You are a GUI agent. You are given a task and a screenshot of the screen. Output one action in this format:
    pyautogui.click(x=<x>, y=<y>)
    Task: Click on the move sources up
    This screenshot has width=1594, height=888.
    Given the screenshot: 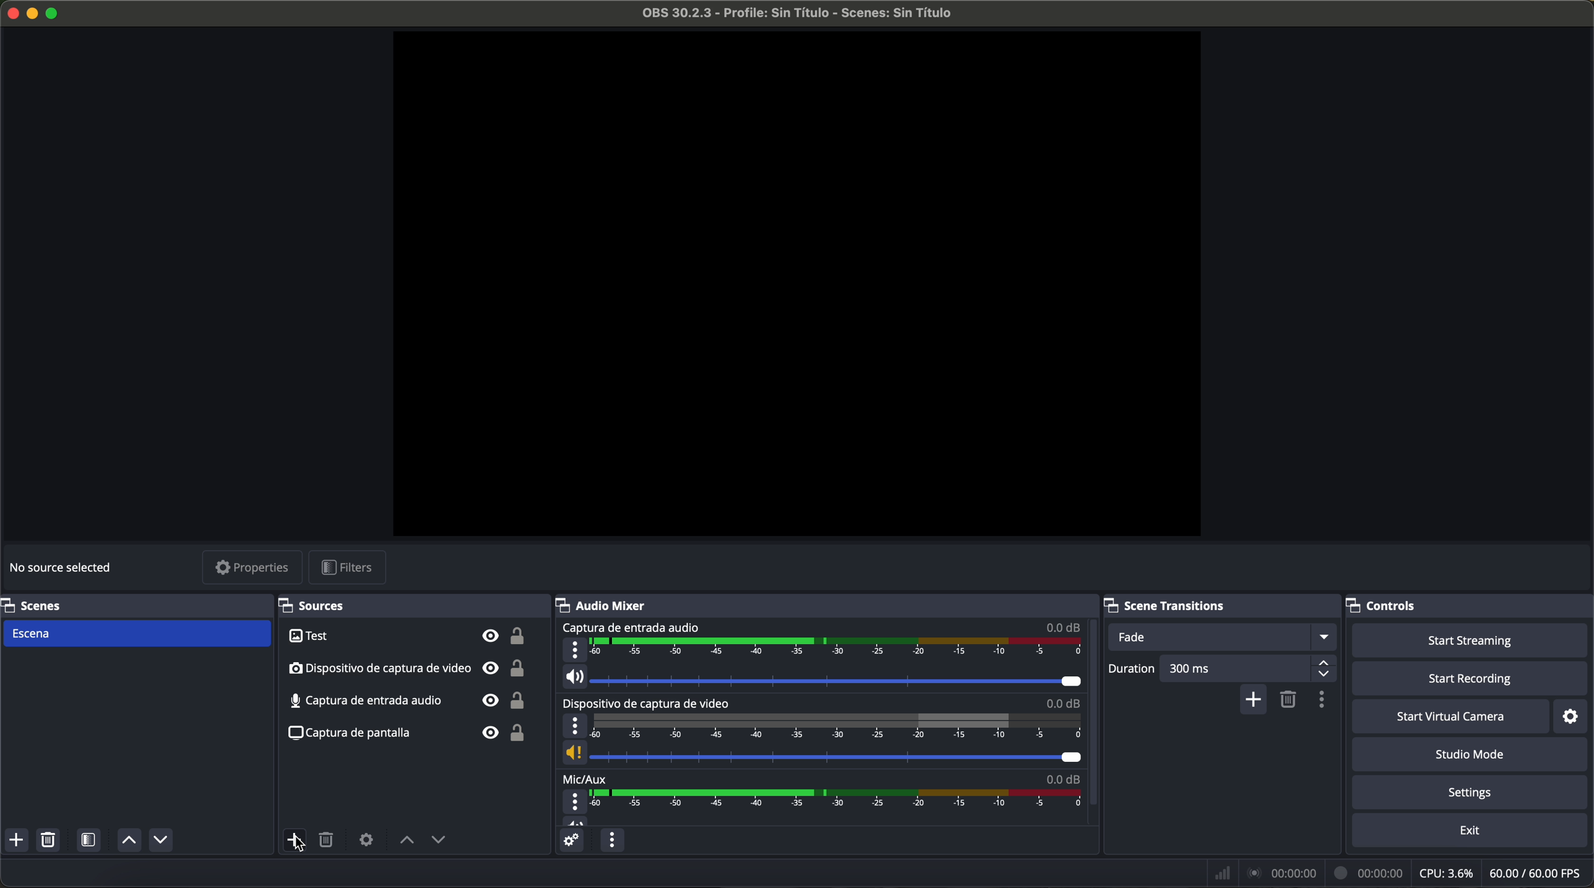 What is the action you would take?
    pyautogui.click(x=403, y=840)
    